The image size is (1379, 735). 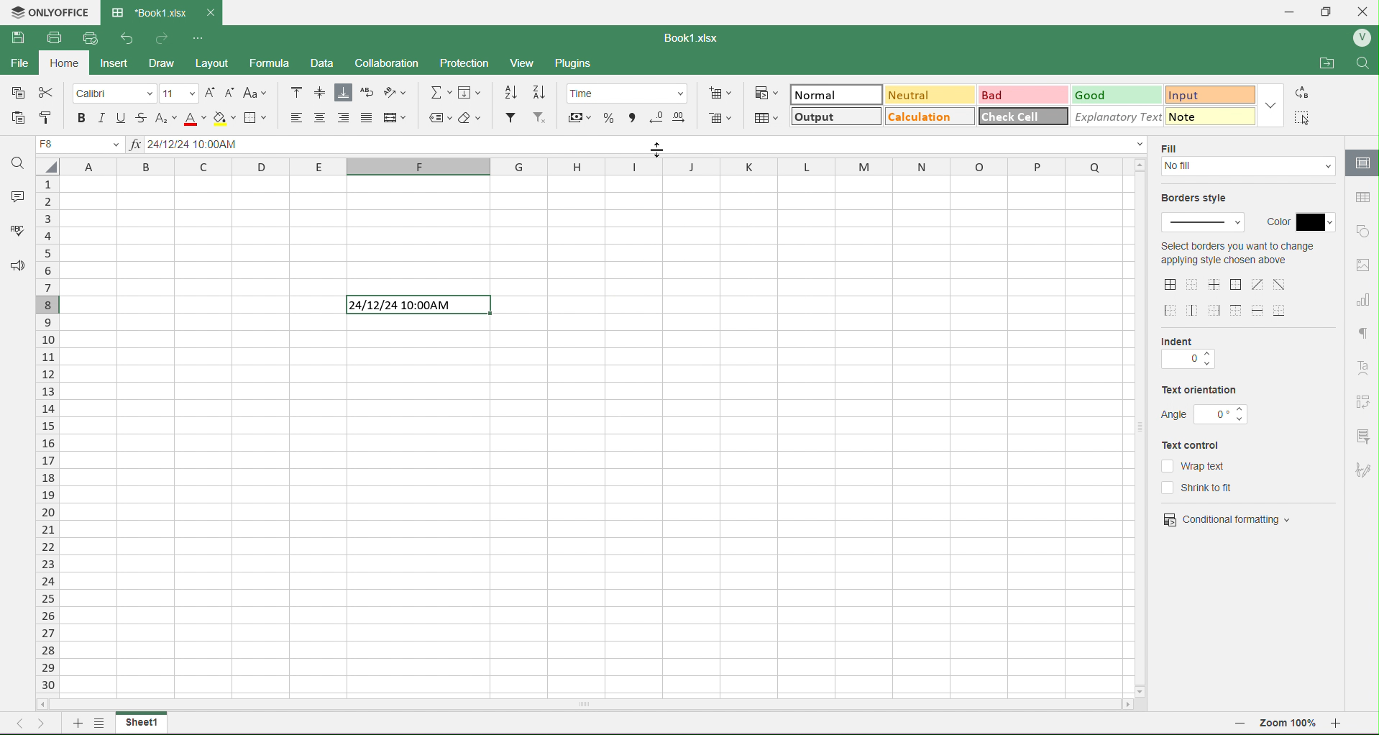 What do you see at coordinates (1205, 224) in the screenshot?
I see `border style` at bounding box center [1205, 224].